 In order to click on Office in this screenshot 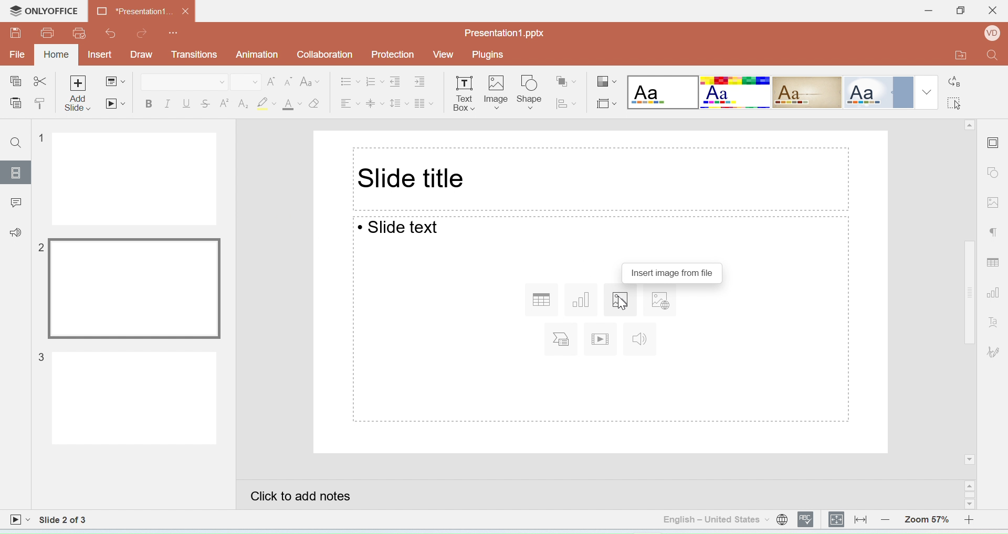, I will do `click(877, 92)`.